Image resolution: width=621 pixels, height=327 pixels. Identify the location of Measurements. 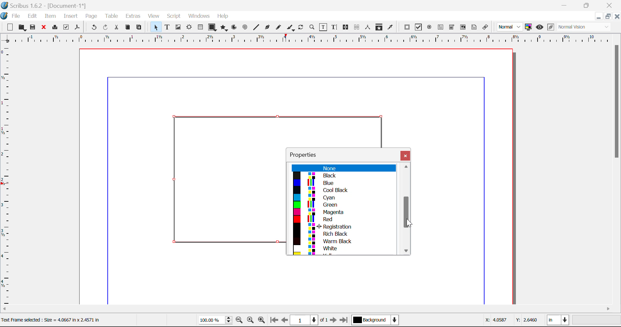
(369, 27).